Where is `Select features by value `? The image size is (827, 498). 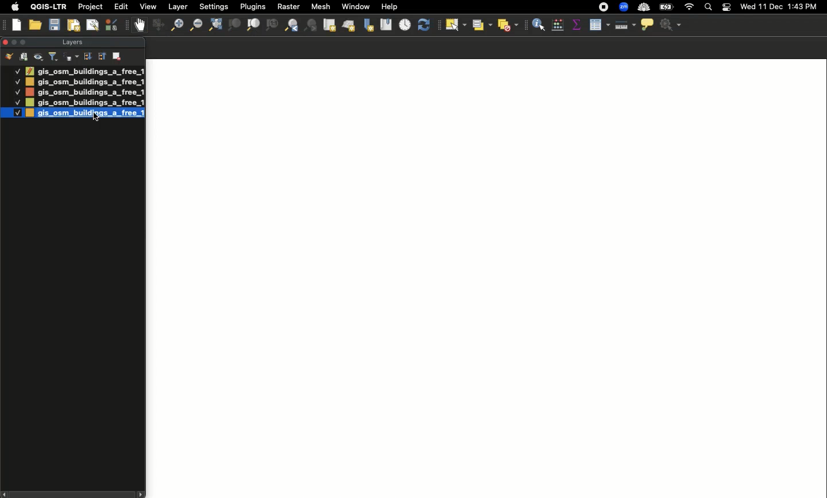 Select features by value  is located at coordinates (481, 25).